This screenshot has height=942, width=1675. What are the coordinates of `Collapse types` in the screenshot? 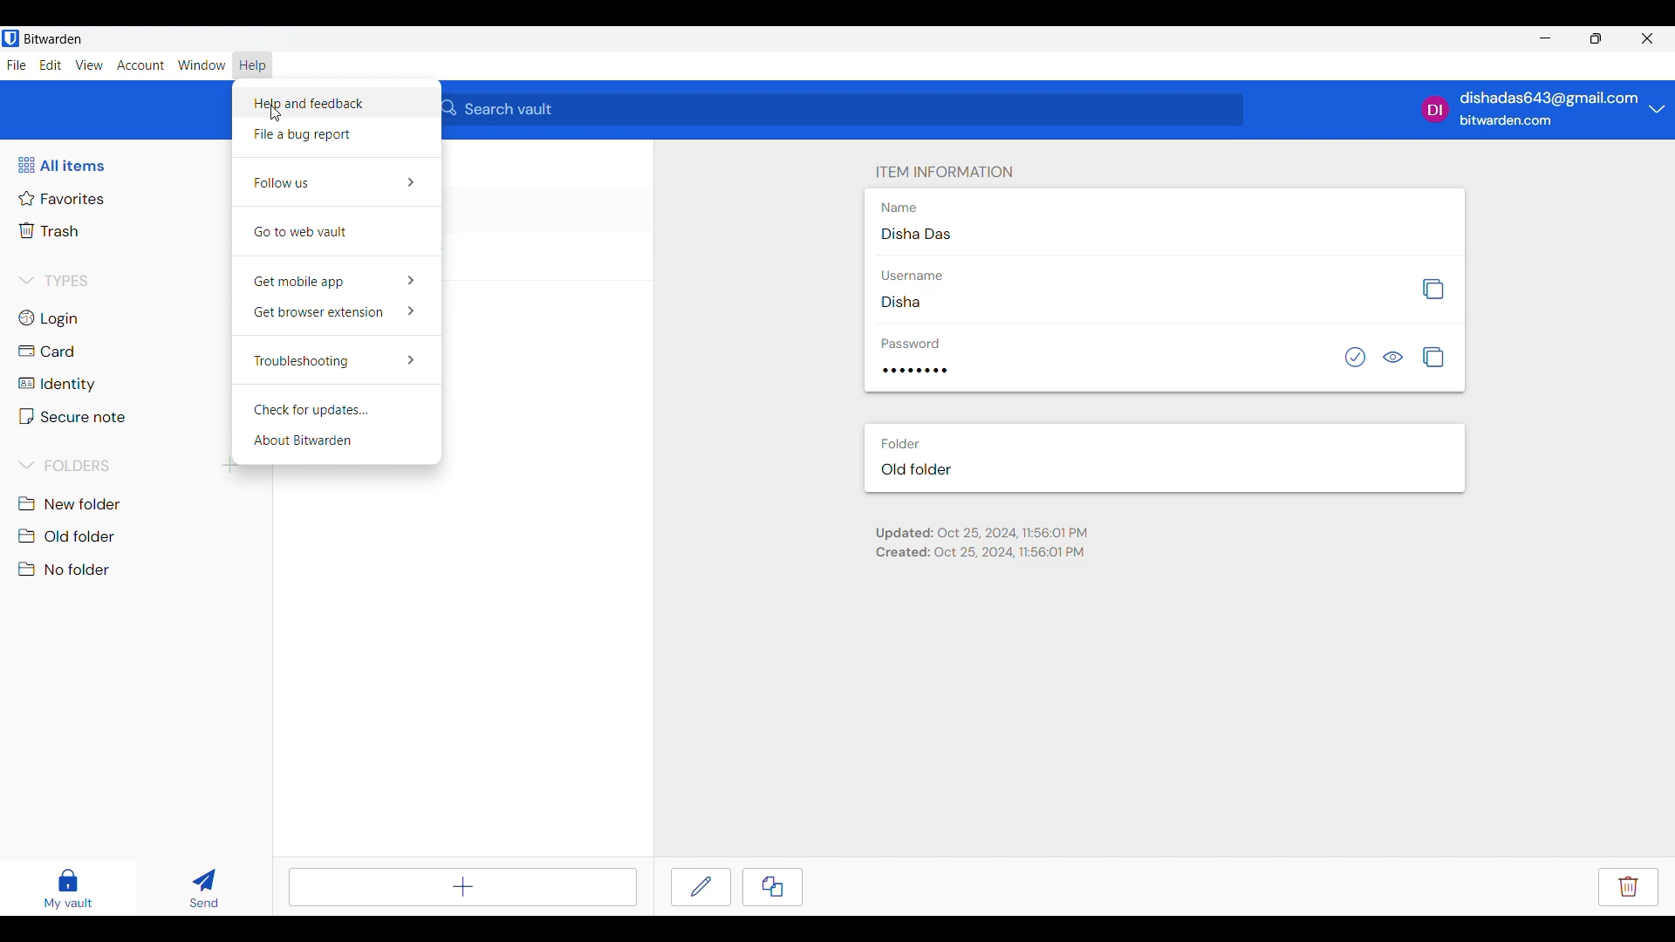 It's located at (53, 281).